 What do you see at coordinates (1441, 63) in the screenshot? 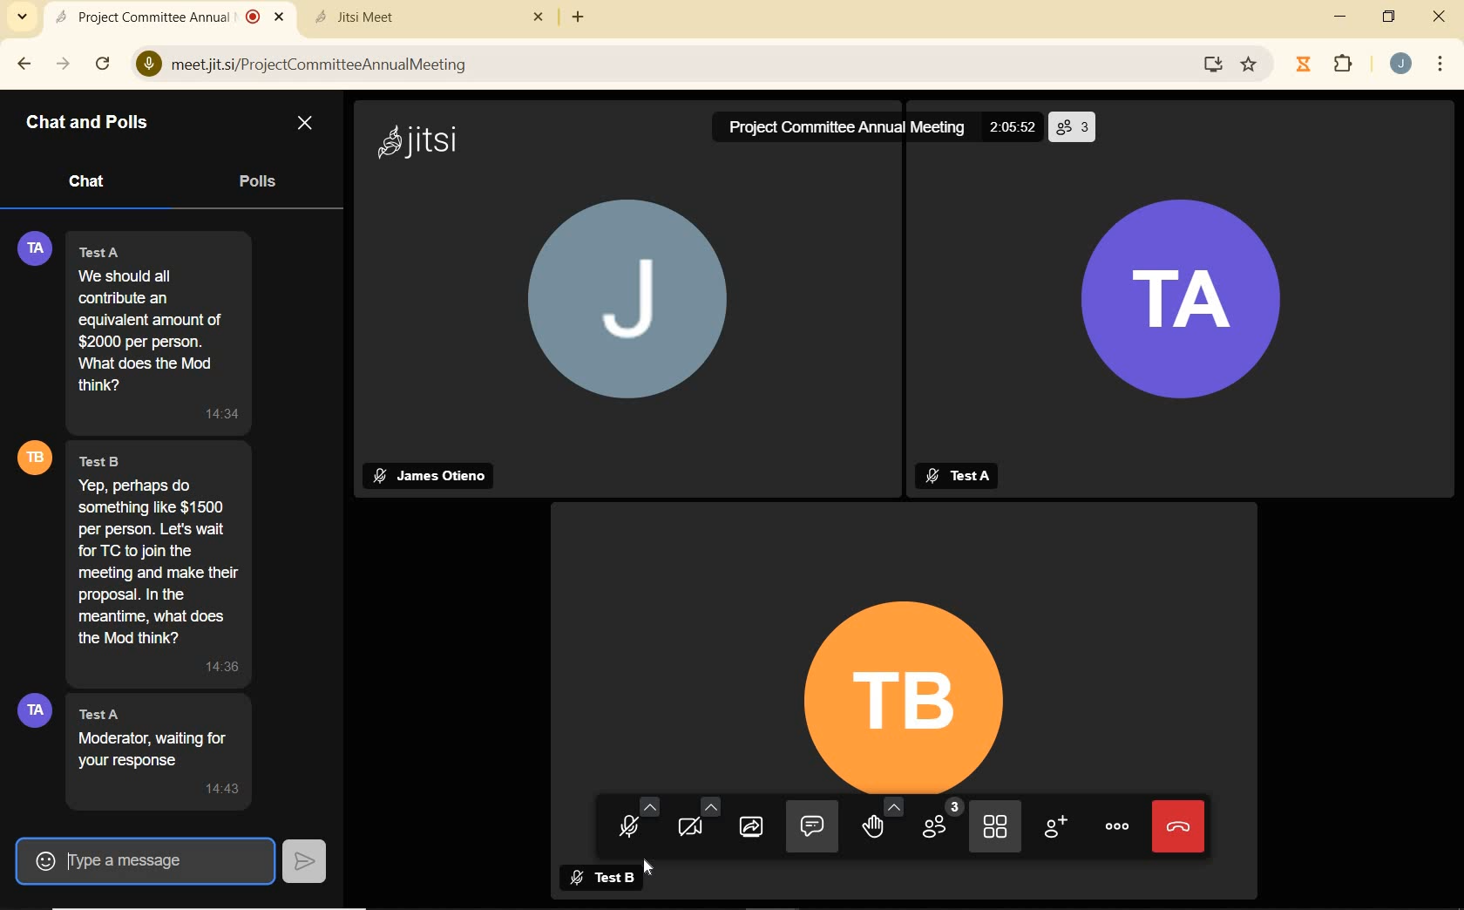
I see `customize google chrome` at bounding box center [1441, 63].